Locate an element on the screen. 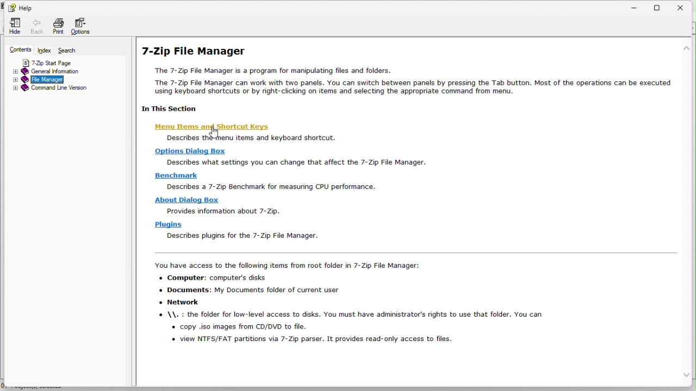  cursor is located at coordinates (214, 132).